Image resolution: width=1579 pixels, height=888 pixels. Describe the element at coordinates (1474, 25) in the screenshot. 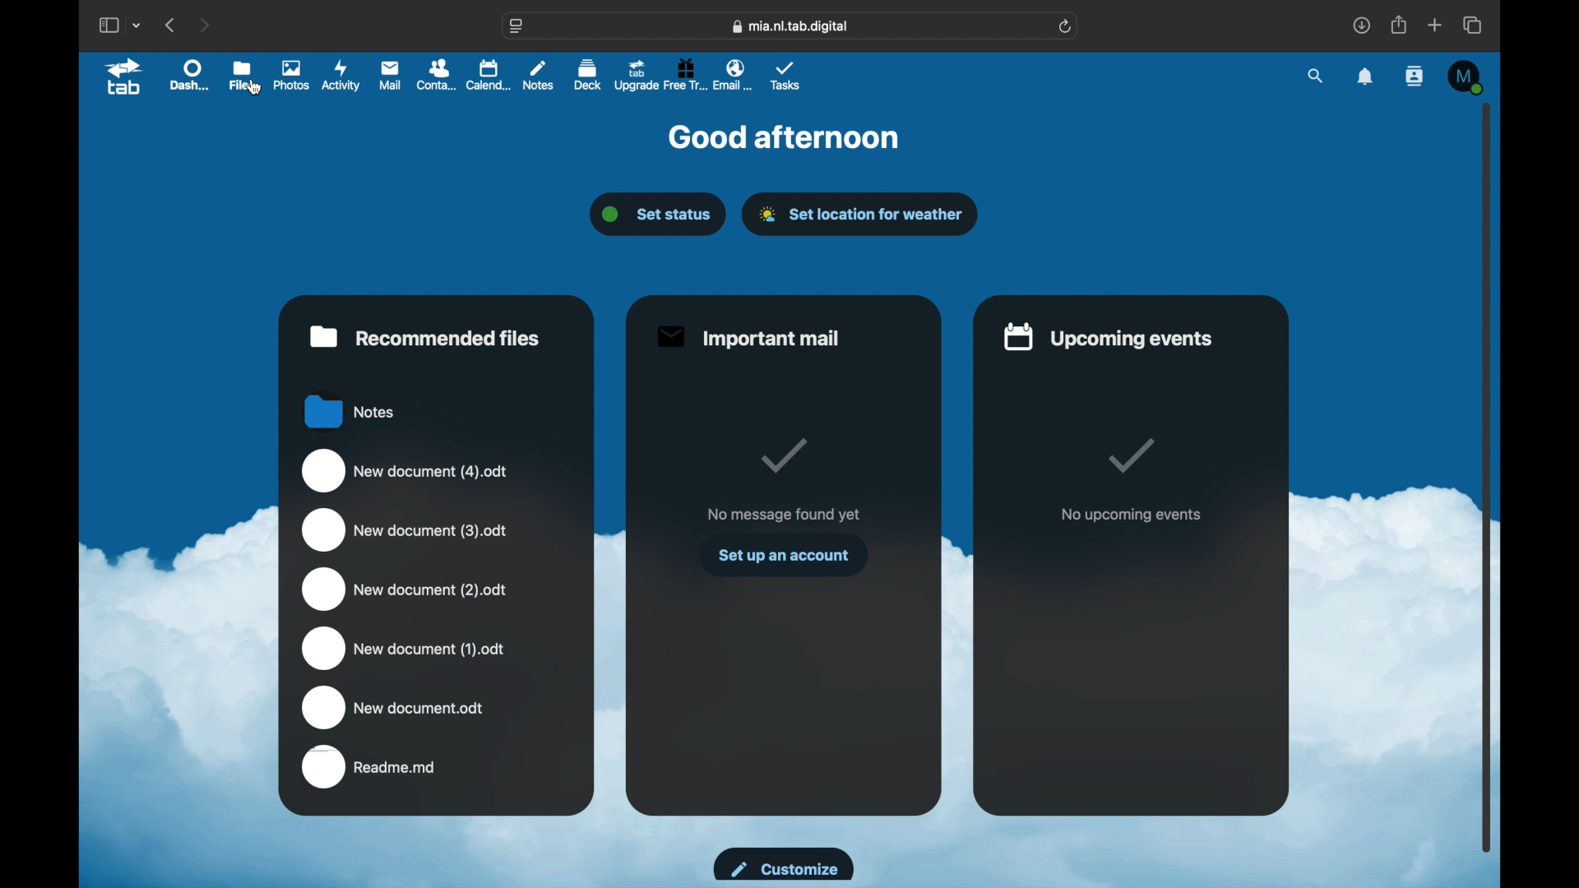

I see `show tab overview` at that location.